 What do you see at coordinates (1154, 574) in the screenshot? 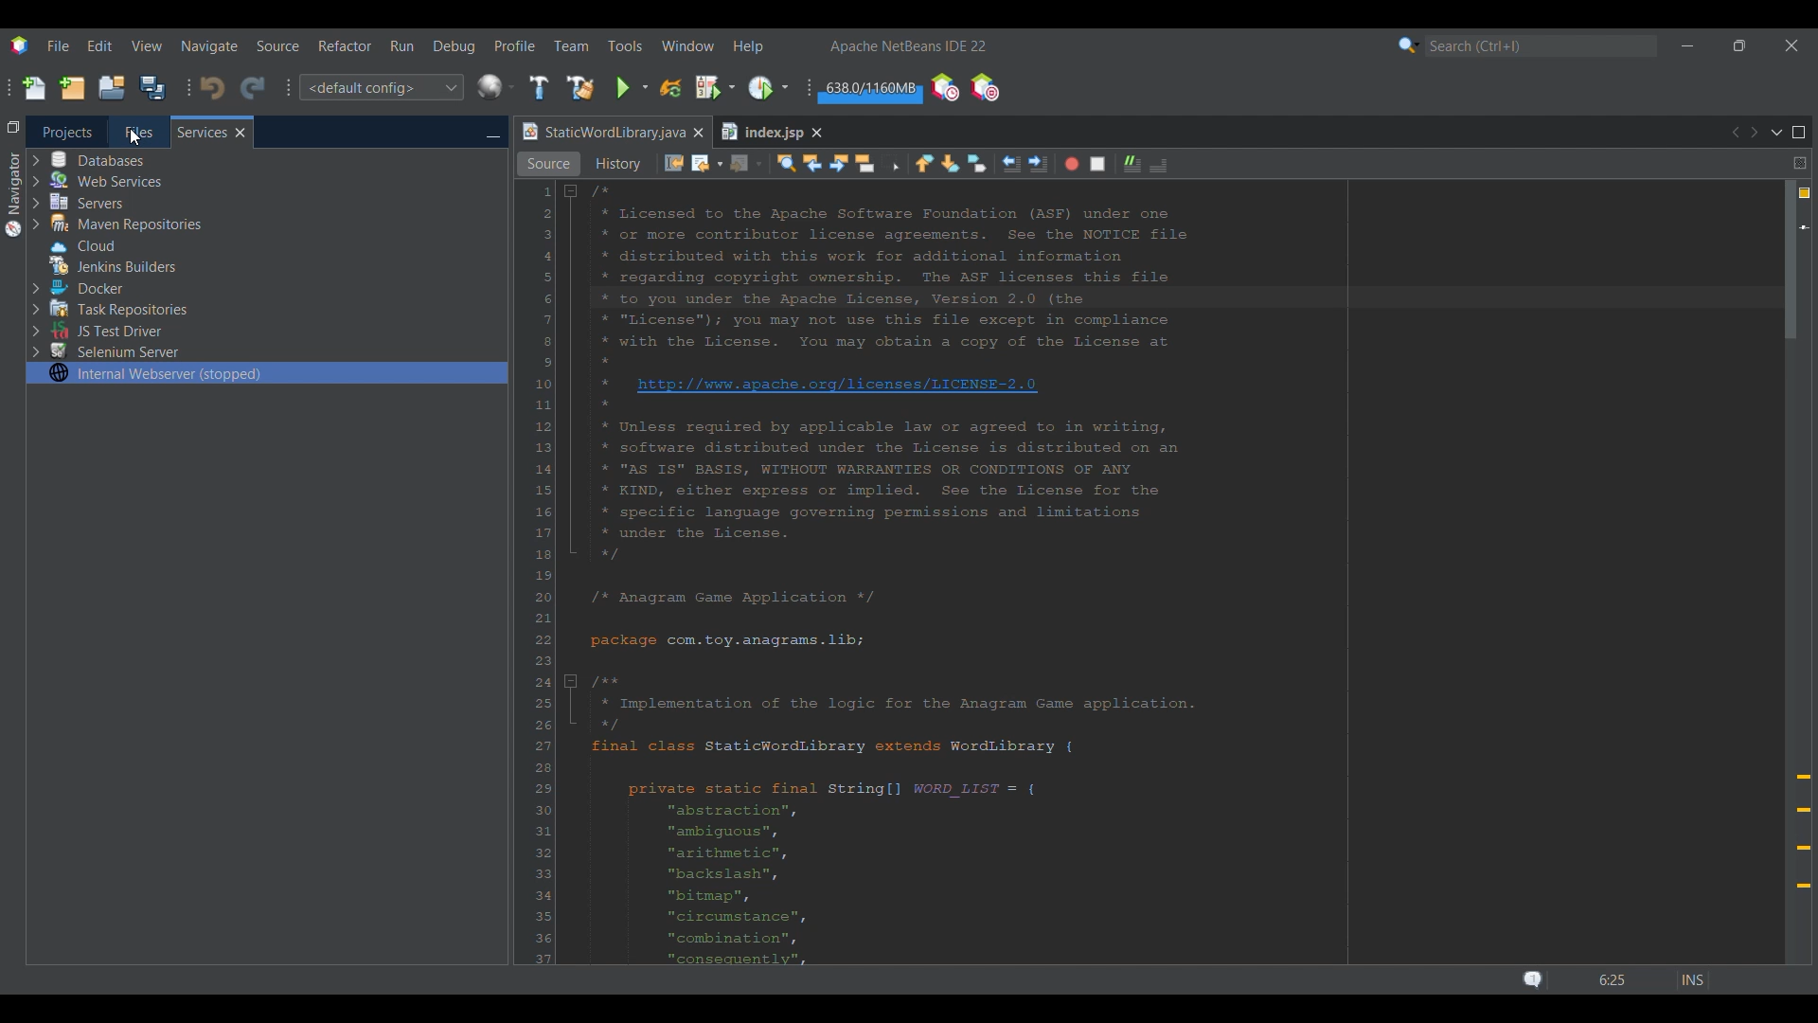
I see `Code in current tab` at bounding box center [1154, 574].